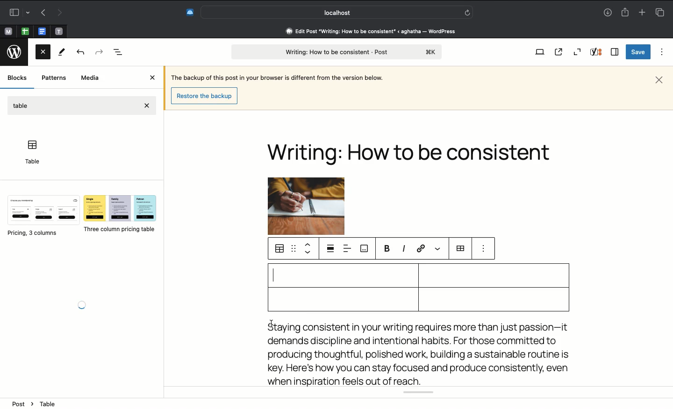 Image resolution: width=673 pixels, height=409 pixels. What do you see at coordinates (17, 12) in the screenshot?
I see `Sidebar` at bounding box center [17, 12].